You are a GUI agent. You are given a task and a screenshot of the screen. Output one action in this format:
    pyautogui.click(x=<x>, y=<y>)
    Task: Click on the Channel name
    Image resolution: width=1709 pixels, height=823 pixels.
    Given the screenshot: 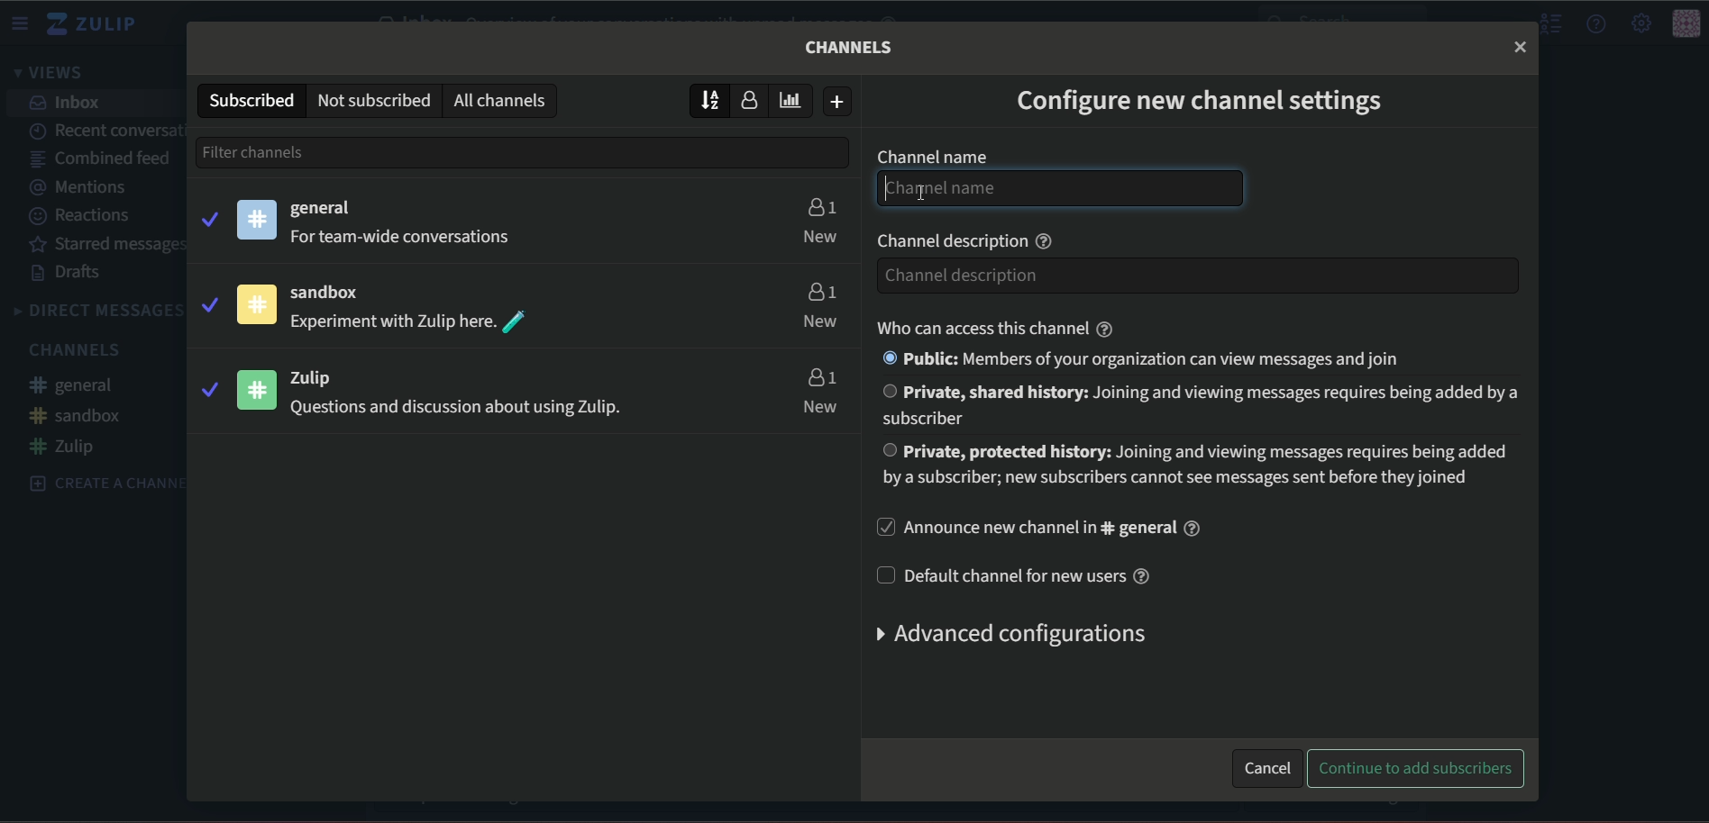 What is the action you would take?
    pyautogui.click(x=931, y=157)
    